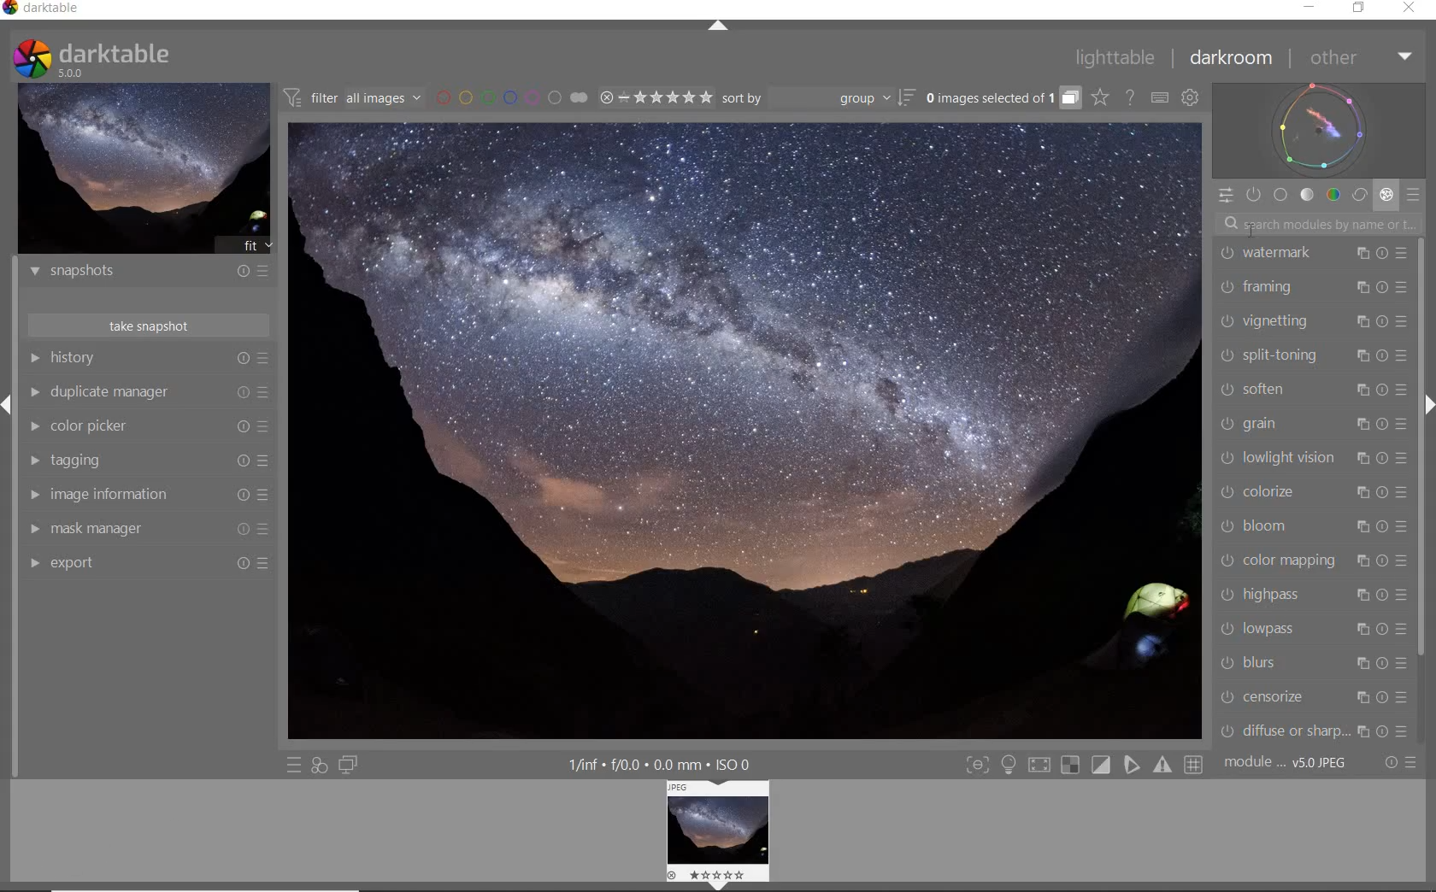 The image size is (1436, 892). What do you see at coordinates (907, 98) in the screenshot?
I see `SORT` at bounding box center [907, 98].